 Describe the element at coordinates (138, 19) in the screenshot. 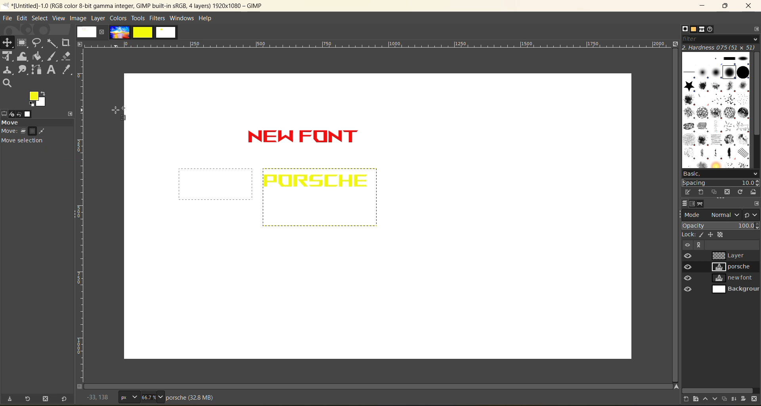

I see `tools` at that location.